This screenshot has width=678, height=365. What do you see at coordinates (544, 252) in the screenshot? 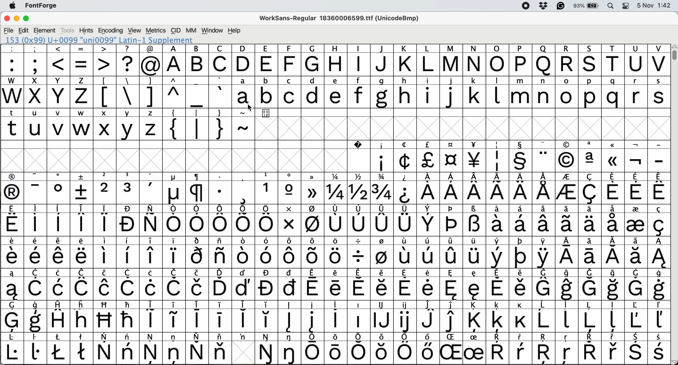
I see `symbol` at bounding box center [544, 252].